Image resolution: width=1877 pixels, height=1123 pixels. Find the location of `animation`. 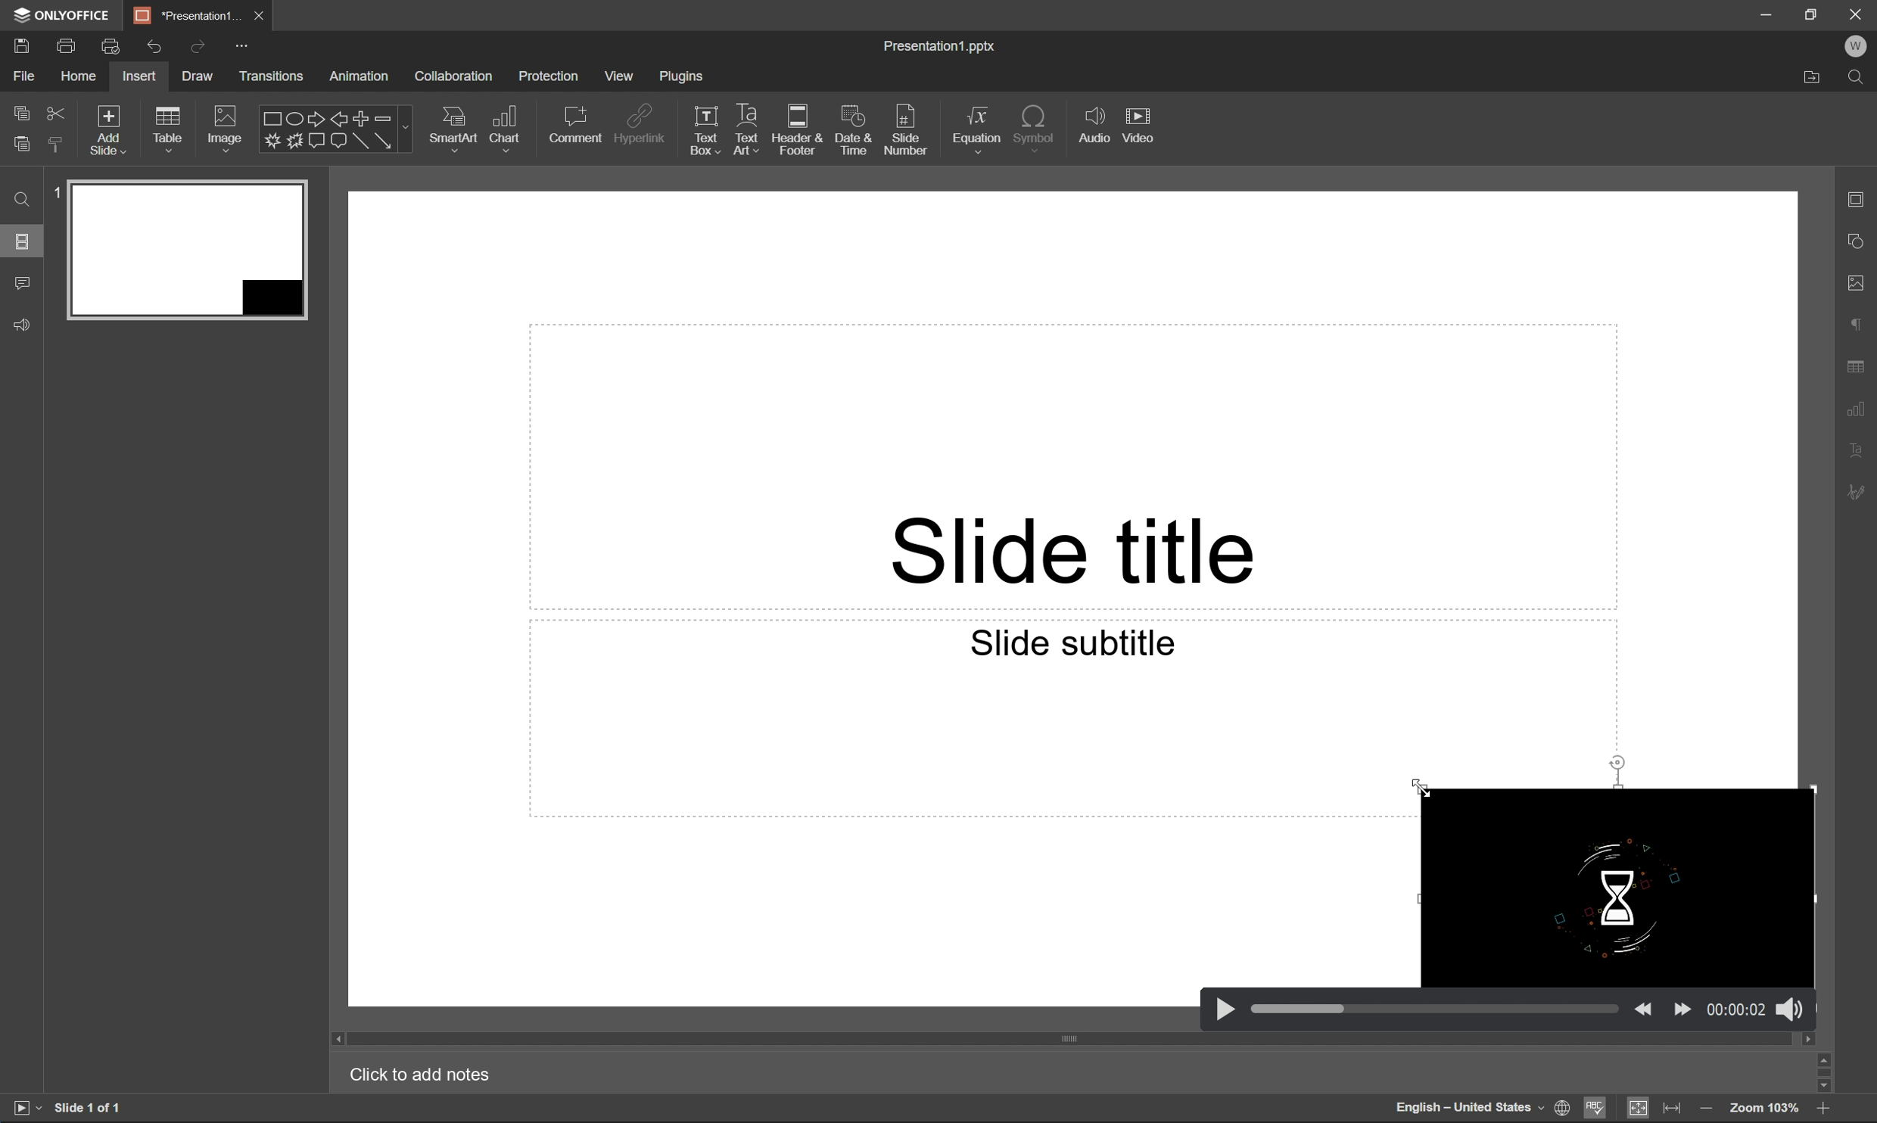

animation is located at coordinates (362, 76).